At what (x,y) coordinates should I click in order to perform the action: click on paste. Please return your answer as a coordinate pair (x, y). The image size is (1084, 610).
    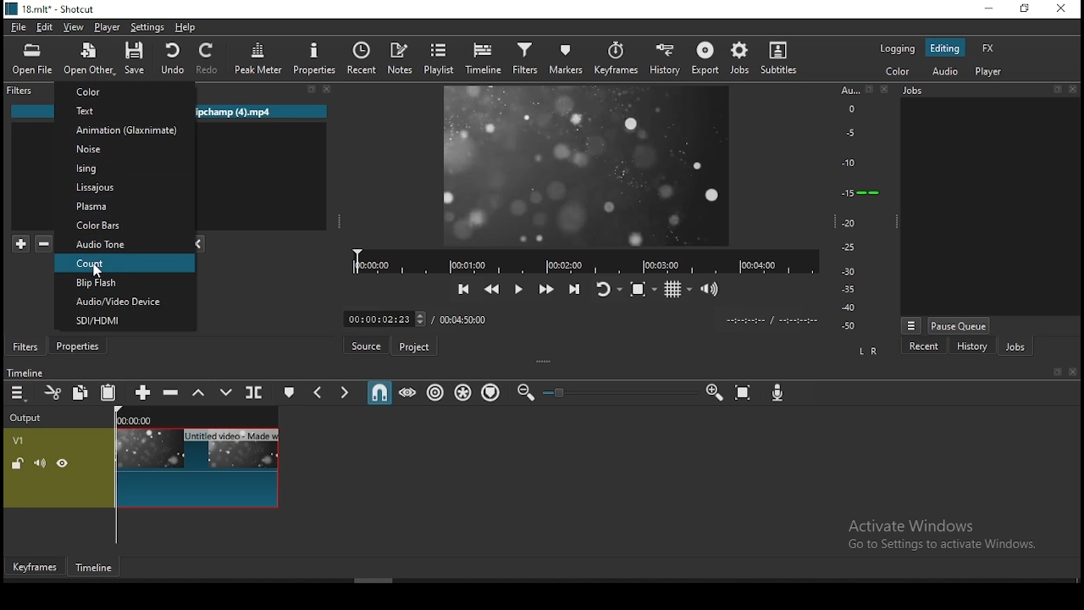
    Looking at the image, I should click on (108, 392).